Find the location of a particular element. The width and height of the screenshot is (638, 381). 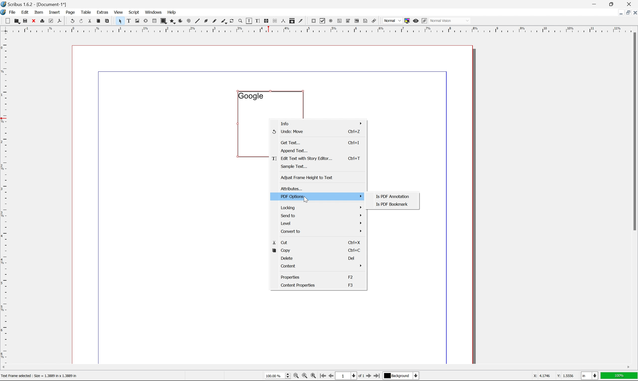

copy item properties is located at coordinates (292, 21).